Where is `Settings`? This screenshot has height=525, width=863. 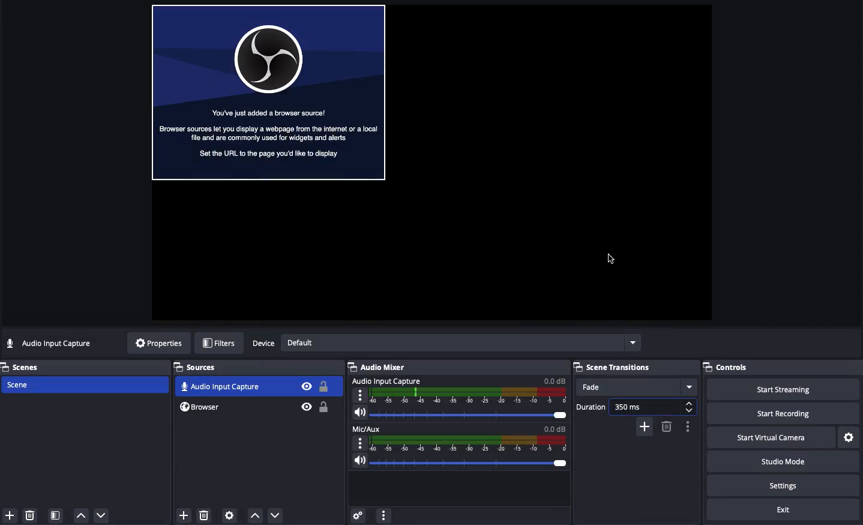
Settings is located at coordinates (356, 515).